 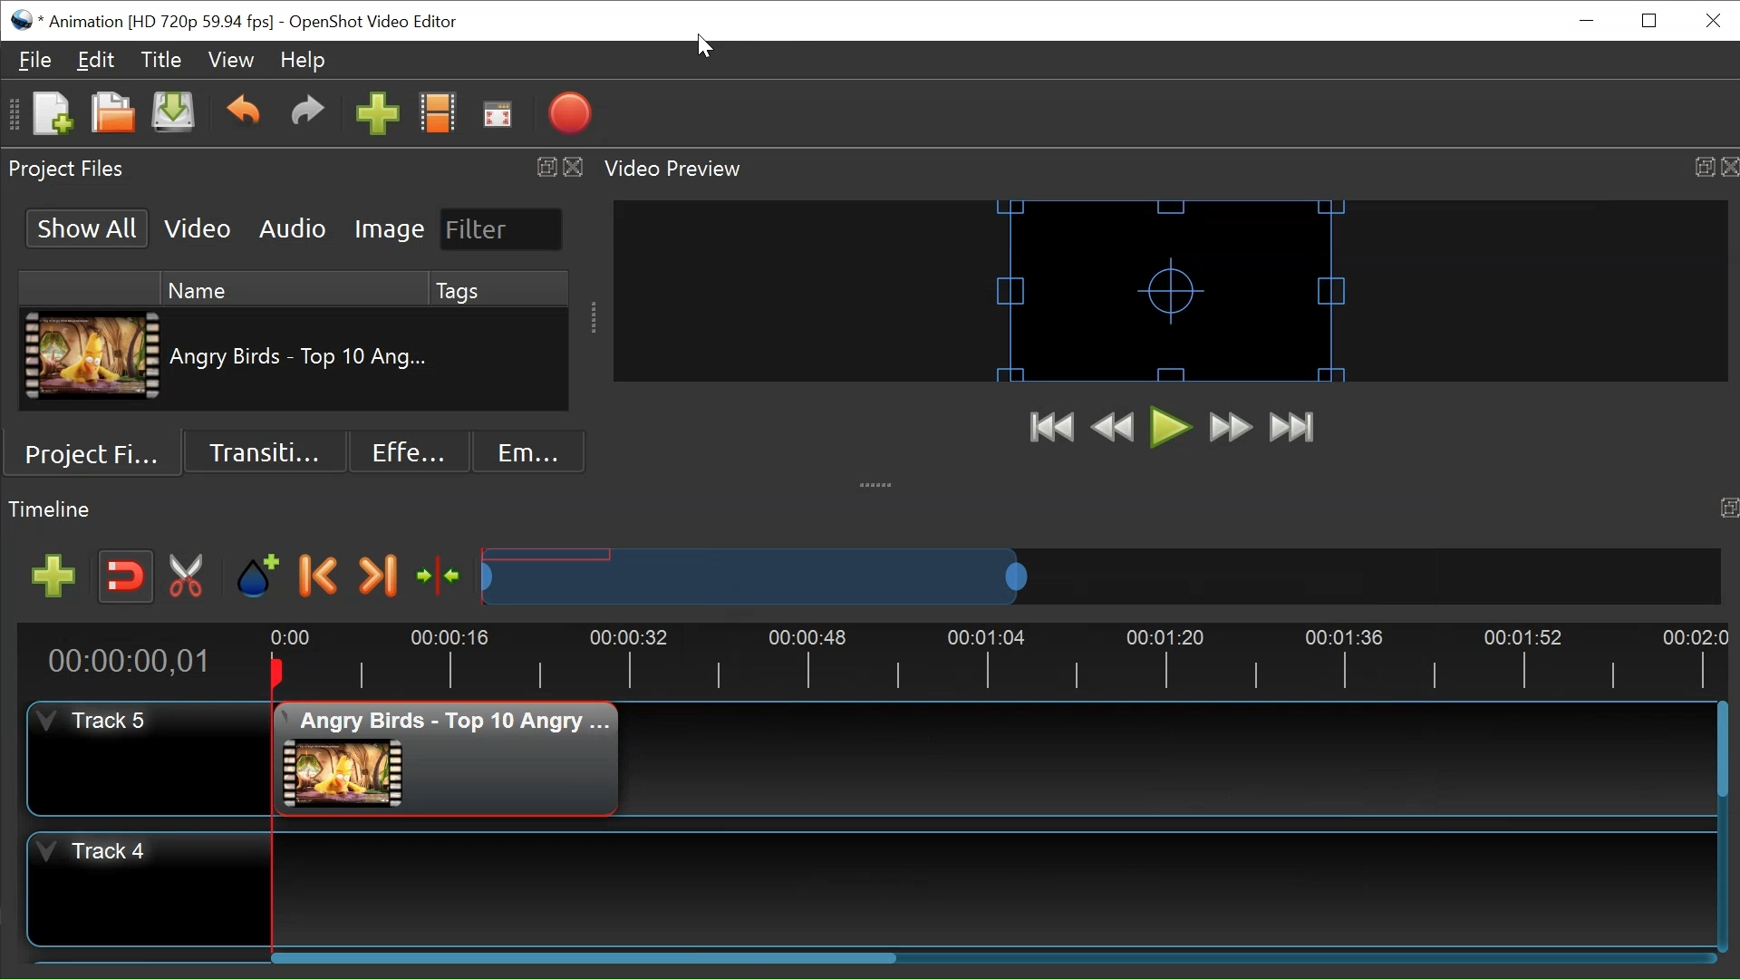 What do you see at coordinates (295, 170) in the screenshot?
I see `Project Files` at bounding box center [295, 170].